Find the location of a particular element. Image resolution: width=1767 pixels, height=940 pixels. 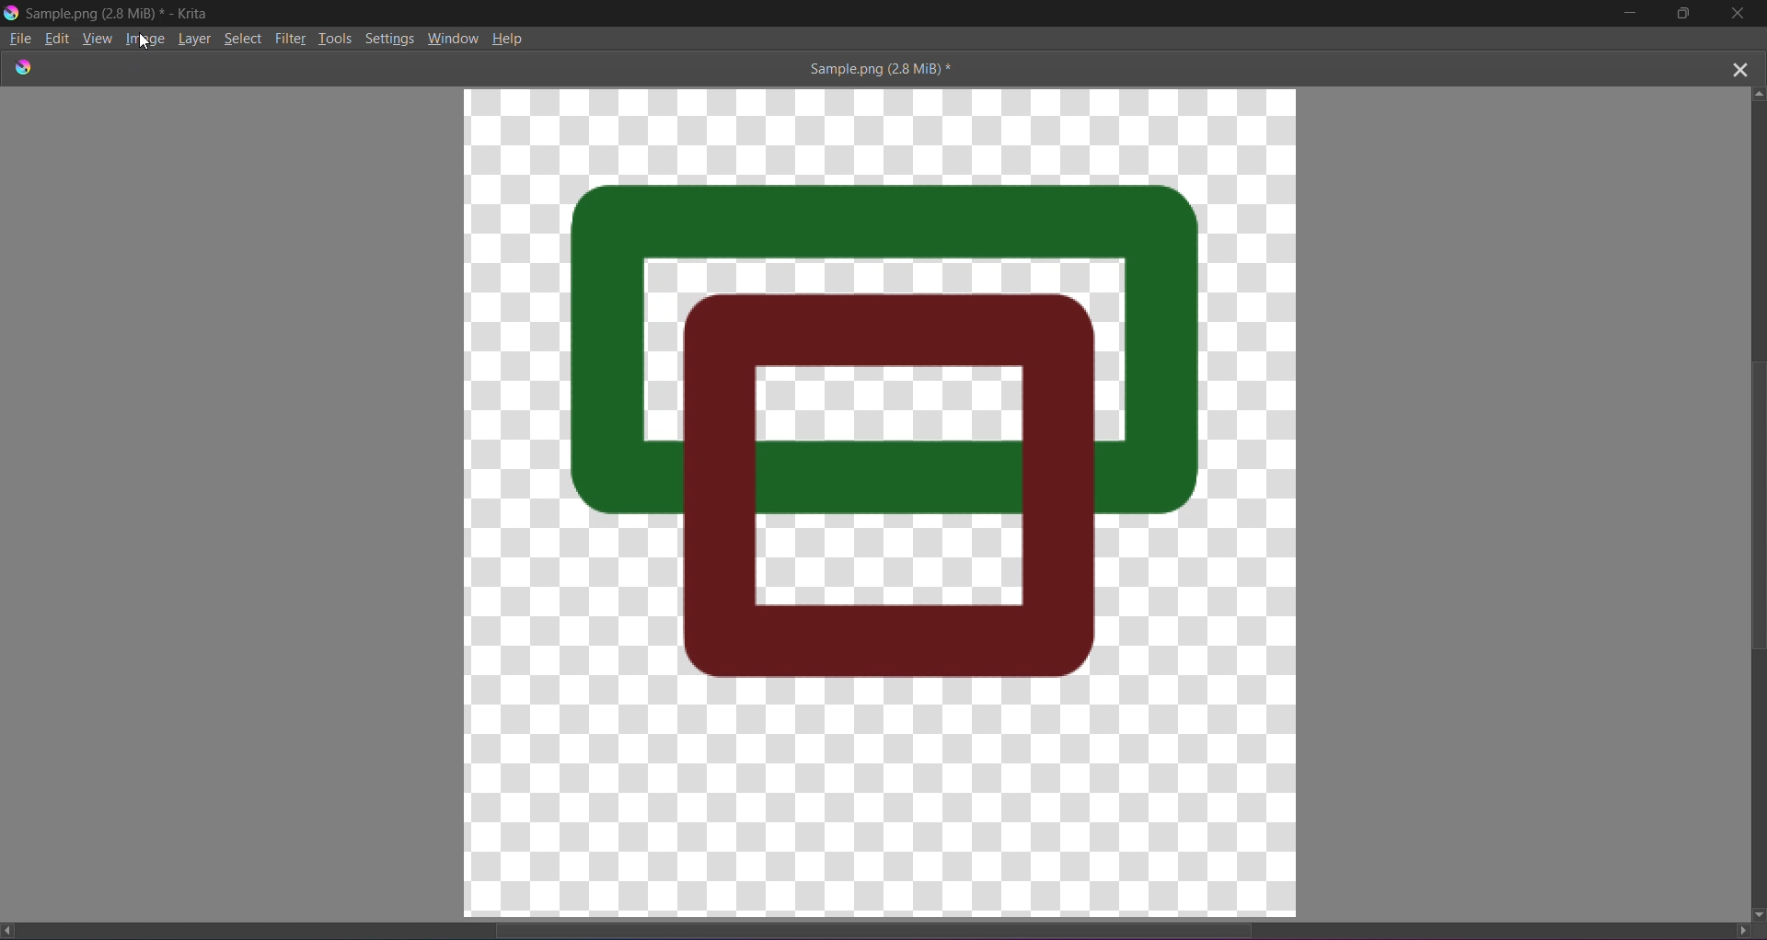

Settings is located at coordinates (390, 37).